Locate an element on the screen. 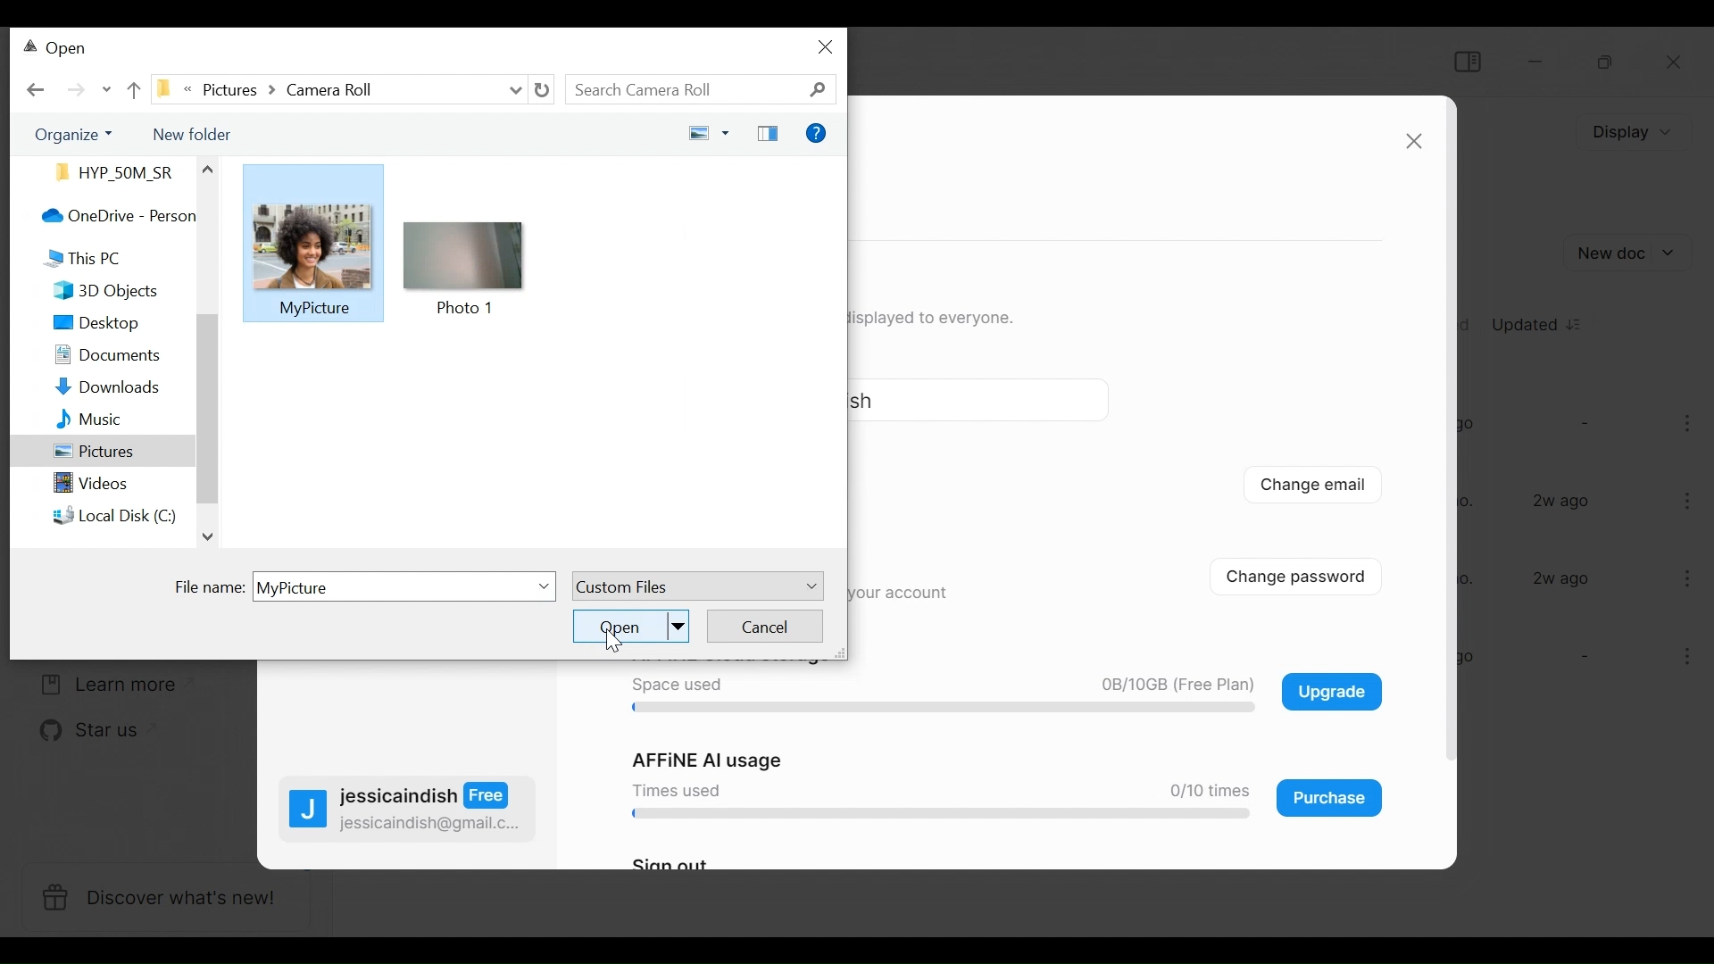 The image size is (1714, 964). Files is located at coordinates (109, 171).